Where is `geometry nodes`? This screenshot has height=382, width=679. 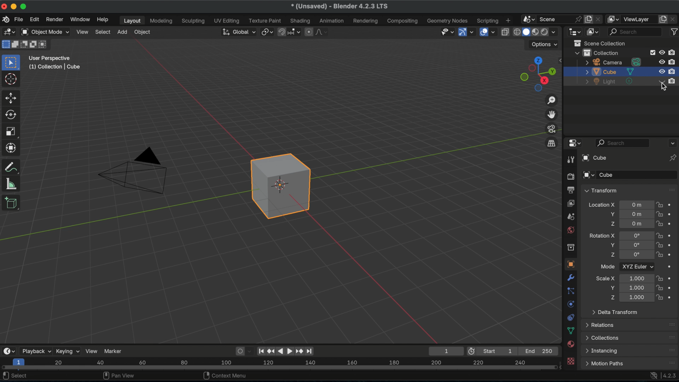 geometry nodes is located at coordinates (437, 21).